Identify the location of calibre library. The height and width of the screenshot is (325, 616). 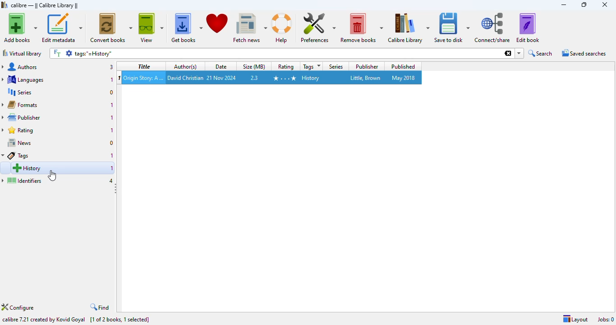
(45, 5).